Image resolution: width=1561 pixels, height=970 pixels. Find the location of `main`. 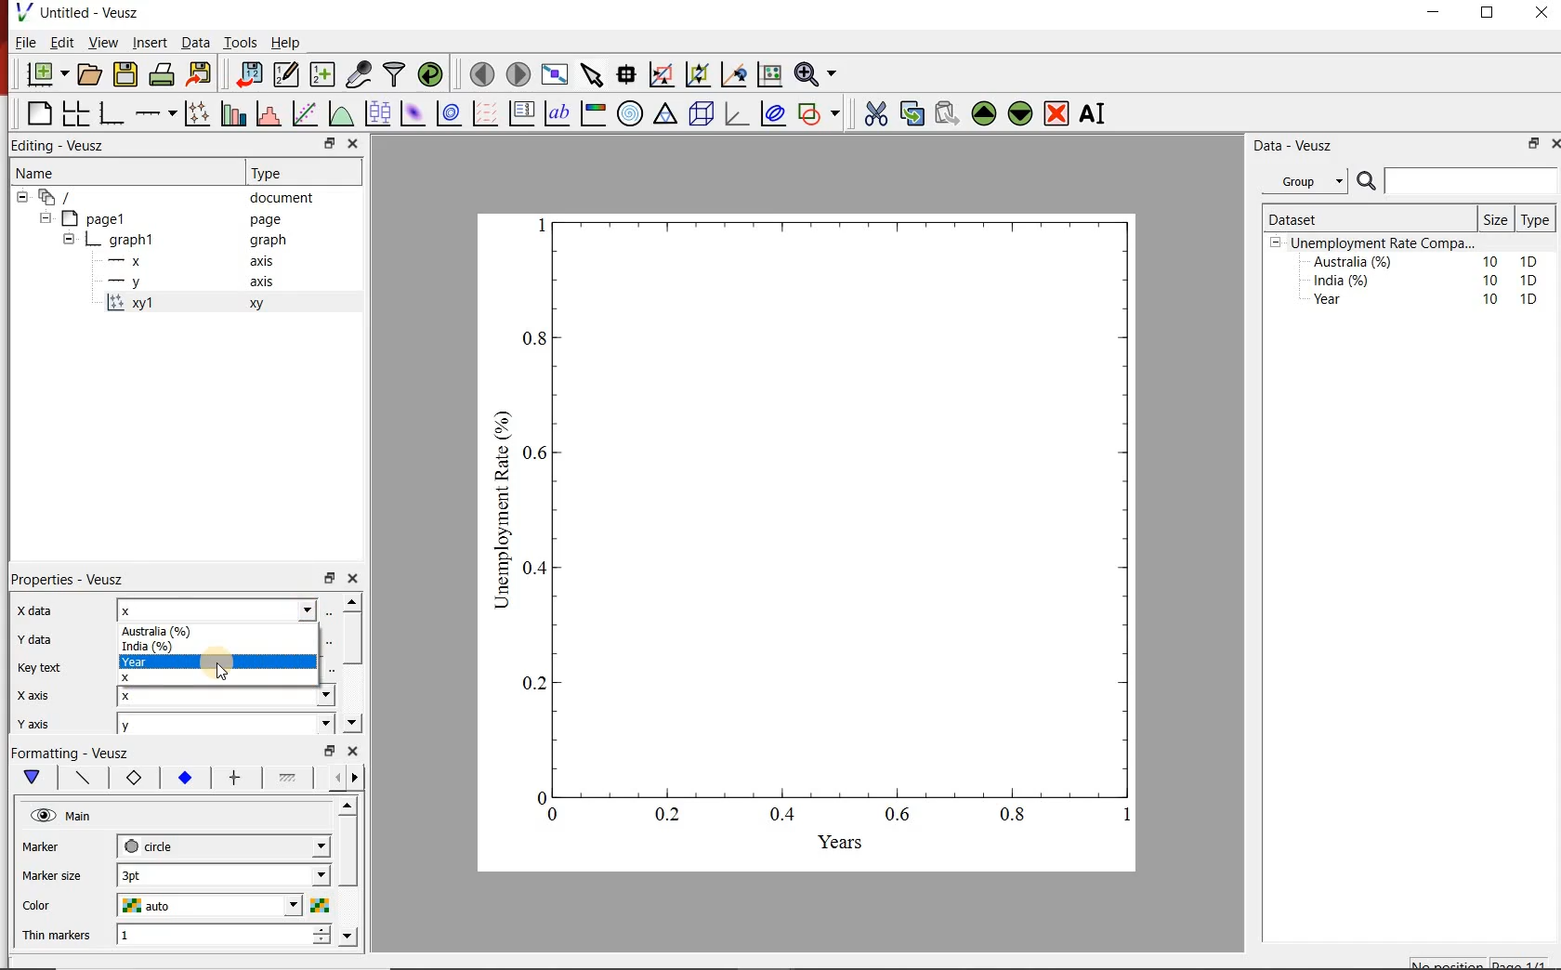

main is located at coordinates (36, 778).